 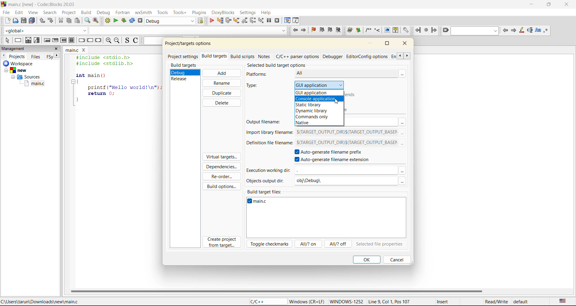 What do you see at coordinates (550, 5) in the screenshot?
I see `maximize` at bounding box center [550, 5].